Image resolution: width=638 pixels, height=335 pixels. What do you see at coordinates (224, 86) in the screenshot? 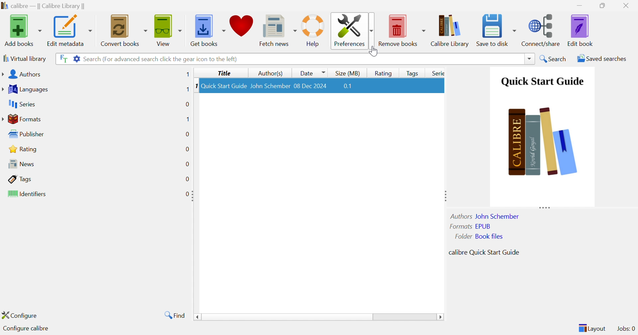
I see `Quick Start Guide` at bounding box center [224, 86].